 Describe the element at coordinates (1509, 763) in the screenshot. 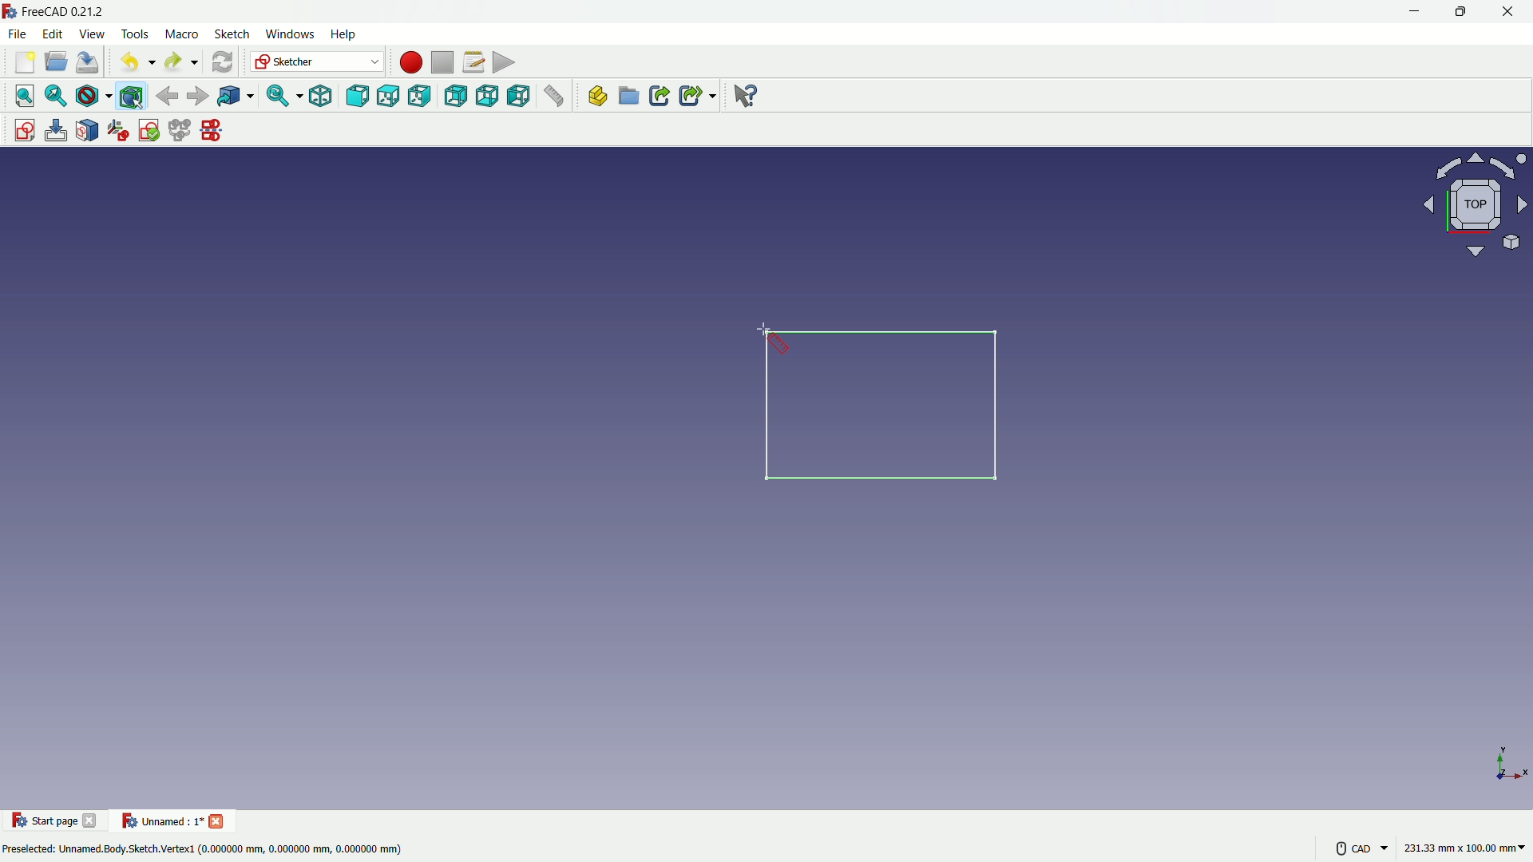

I see `placement axes` at that location.